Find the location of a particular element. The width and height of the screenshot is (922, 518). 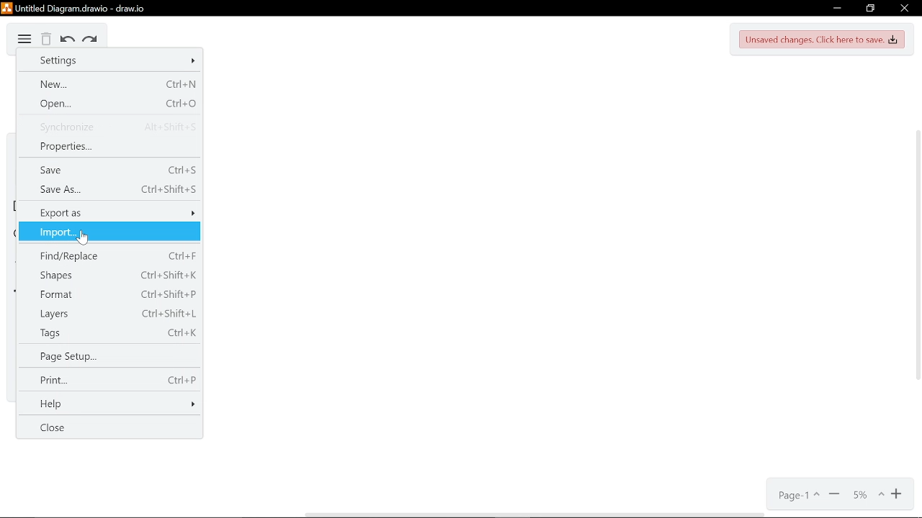

Restore down is located at coordinates (870, 8).